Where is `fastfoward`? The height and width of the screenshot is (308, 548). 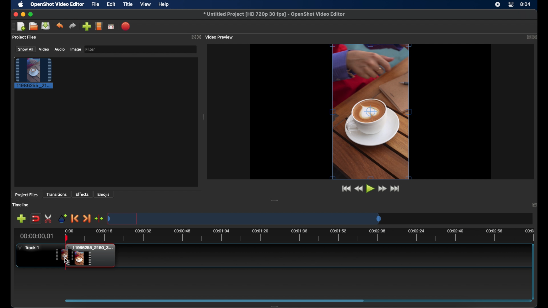
fastfoward is located at coordinates (383, 189).